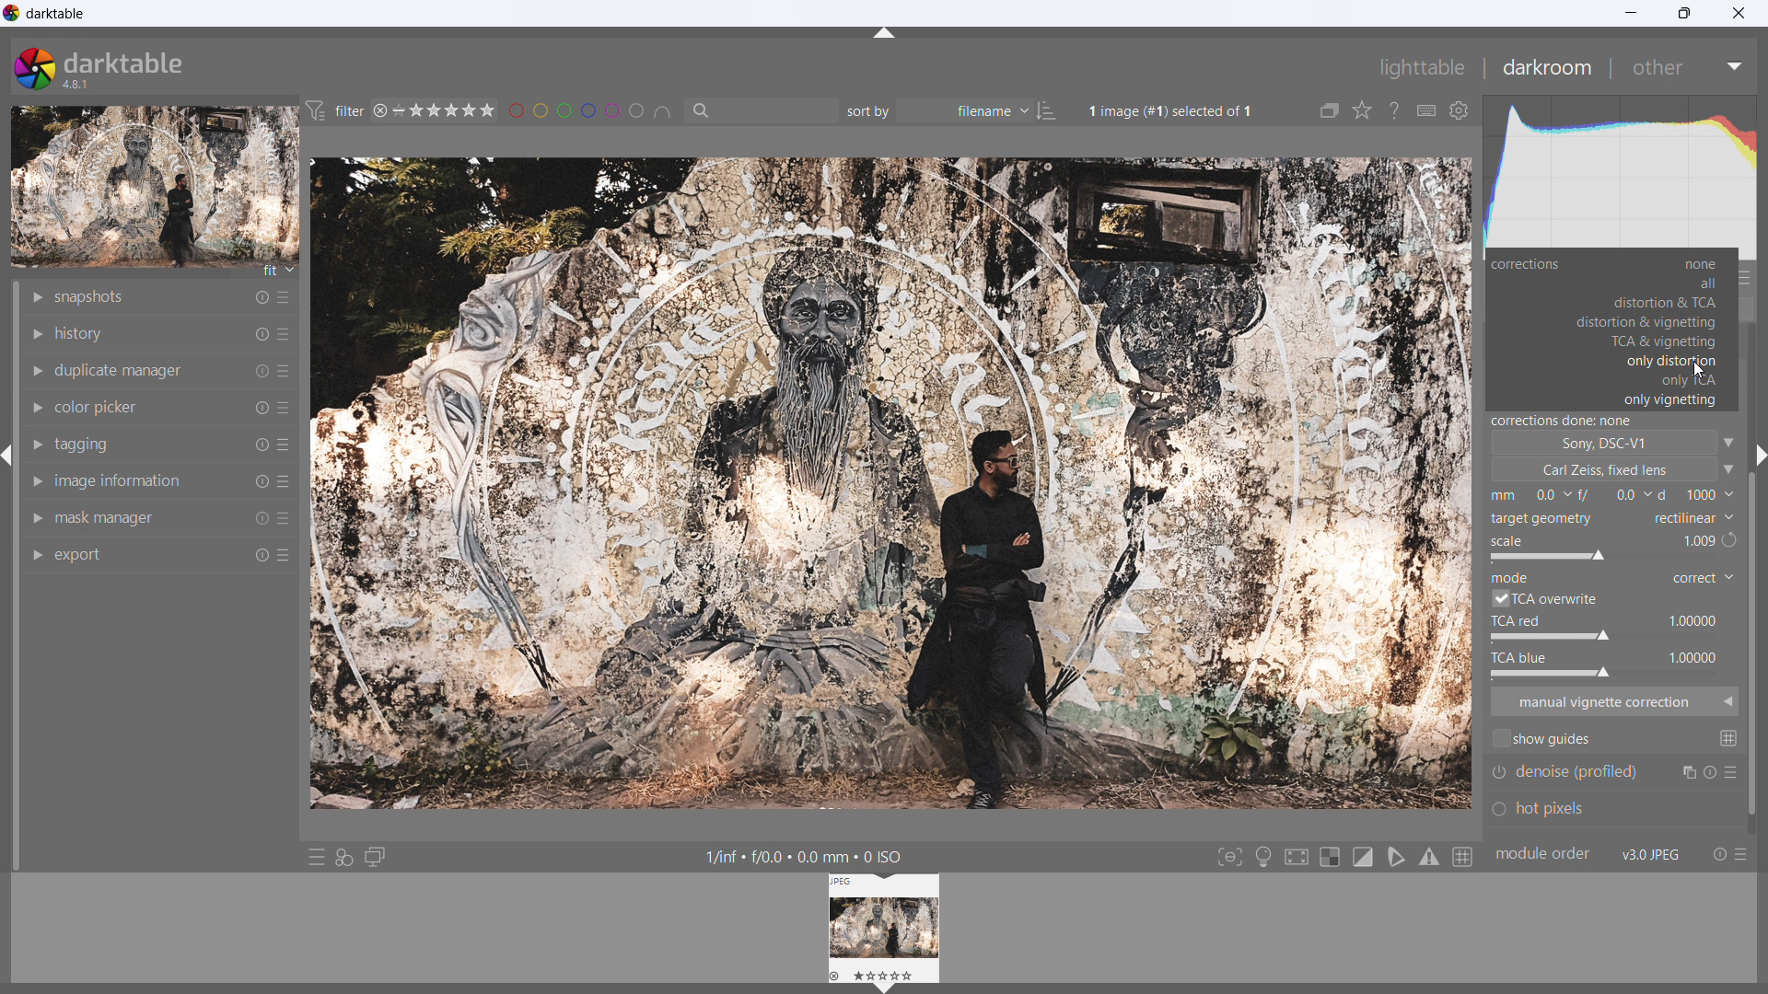 This screenshot has height=994, width=1768. Describe the element at coordinates (1652, 283) in the screenshot. I see `all` at that location.